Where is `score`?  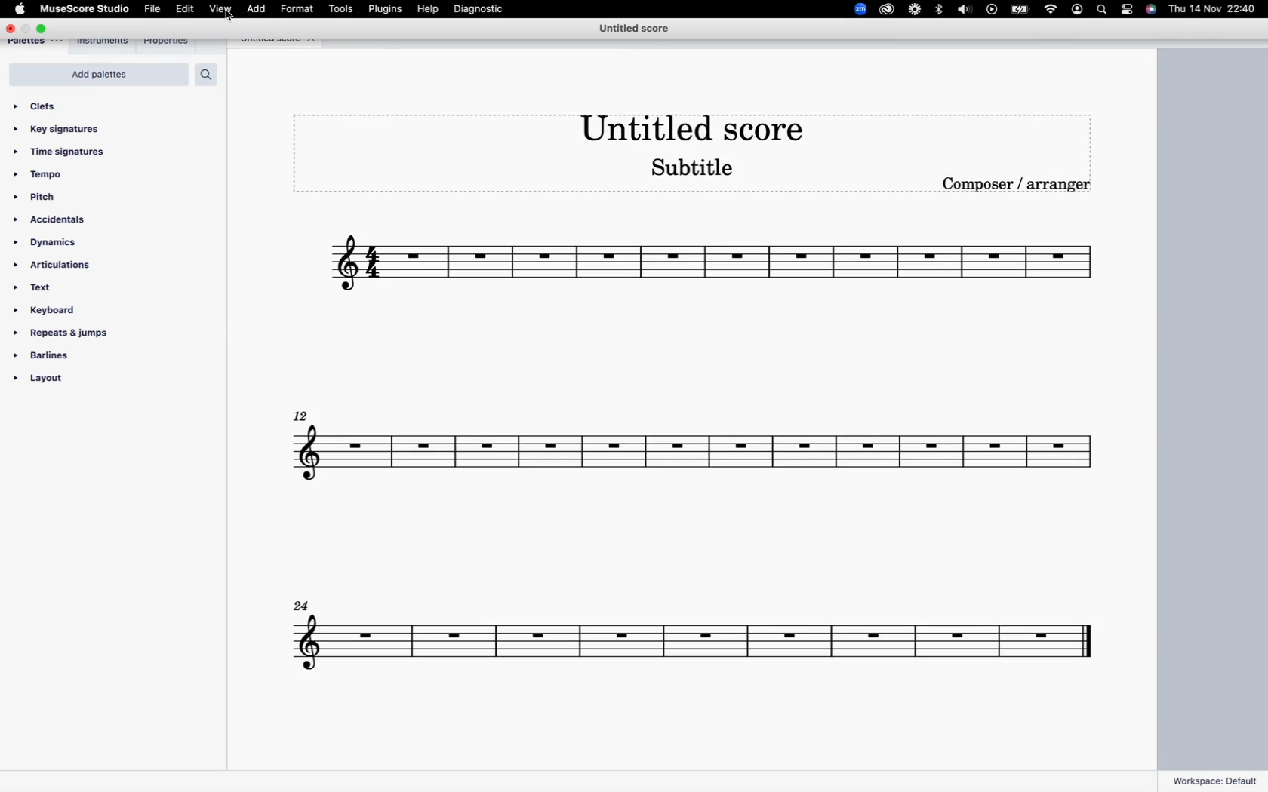 score is located at coordinates (694, 631).